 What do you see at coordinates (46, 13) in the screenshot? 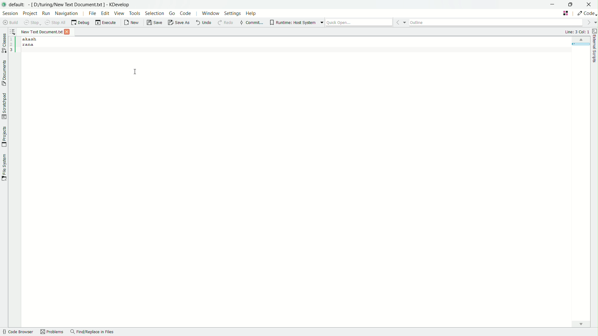
I see `run menu` at bounding box center [46, 13].